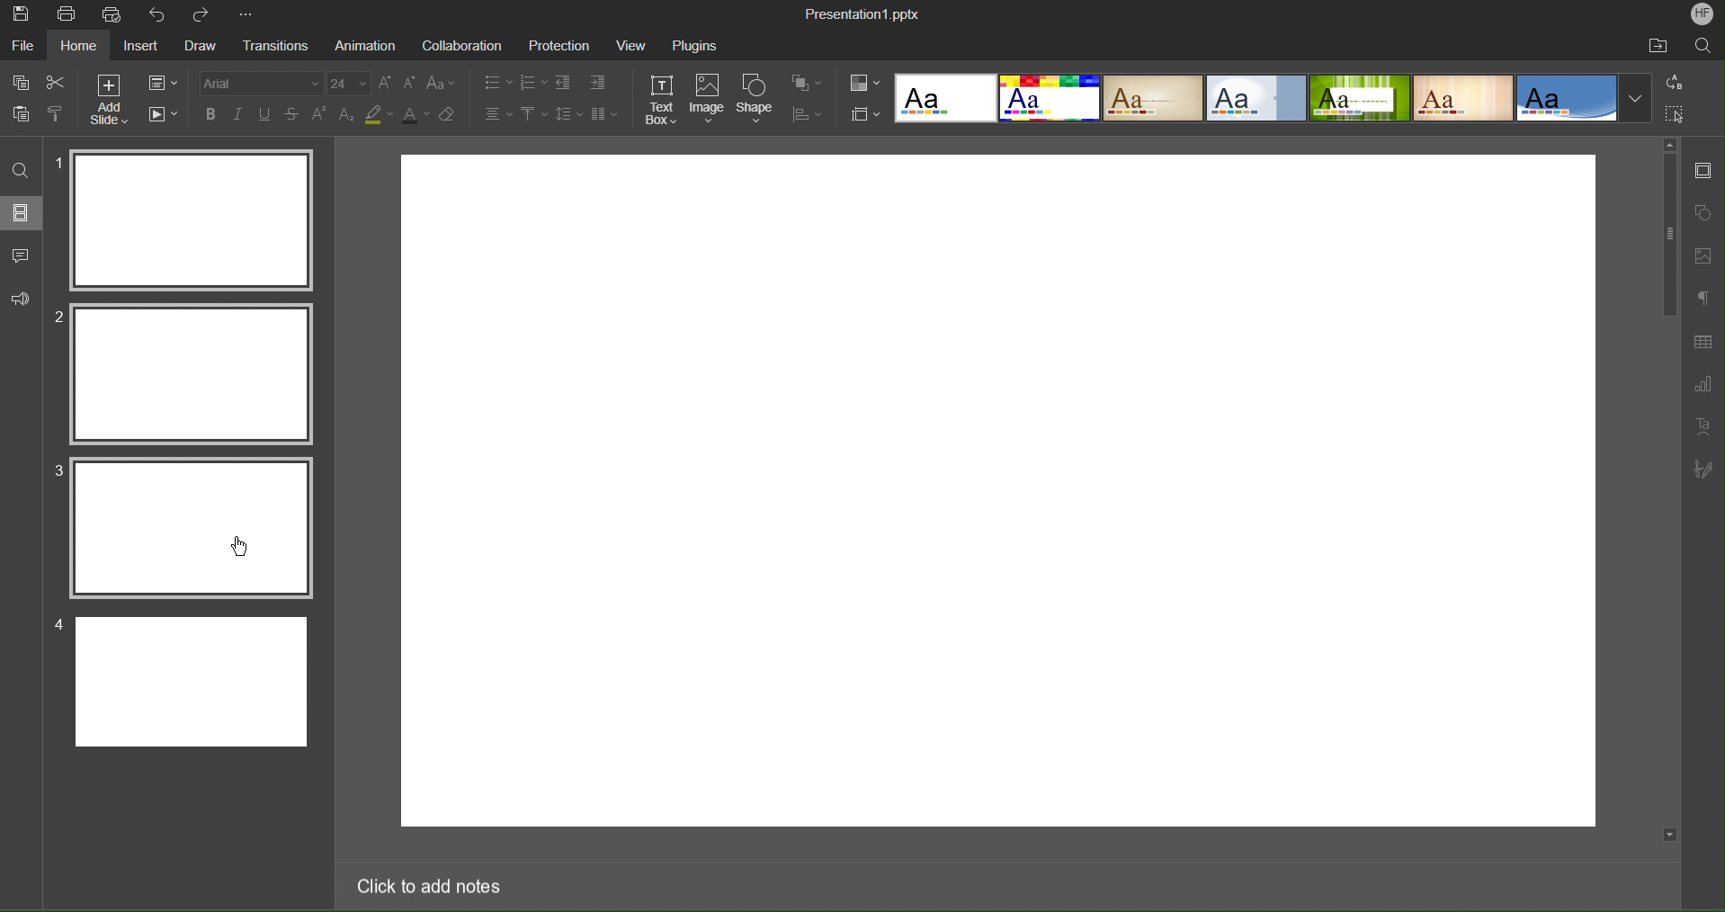  I want to click on Cut, so click(58, 81).